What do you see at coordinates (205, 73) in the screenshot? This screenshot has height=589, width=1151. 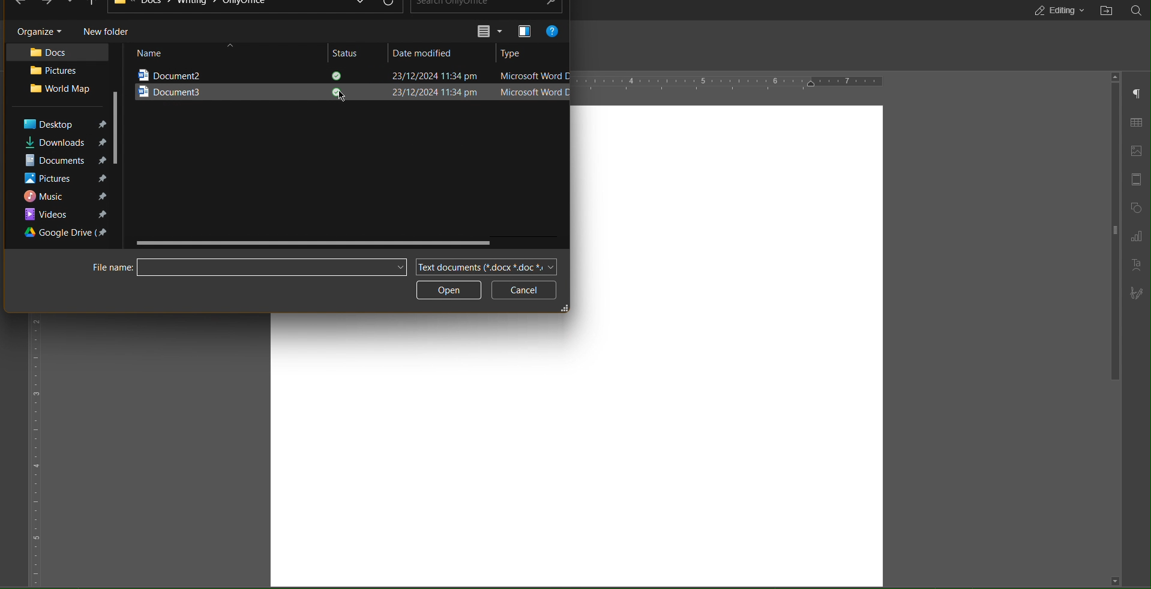 I see `Document2` at bounding box center [205, 73].